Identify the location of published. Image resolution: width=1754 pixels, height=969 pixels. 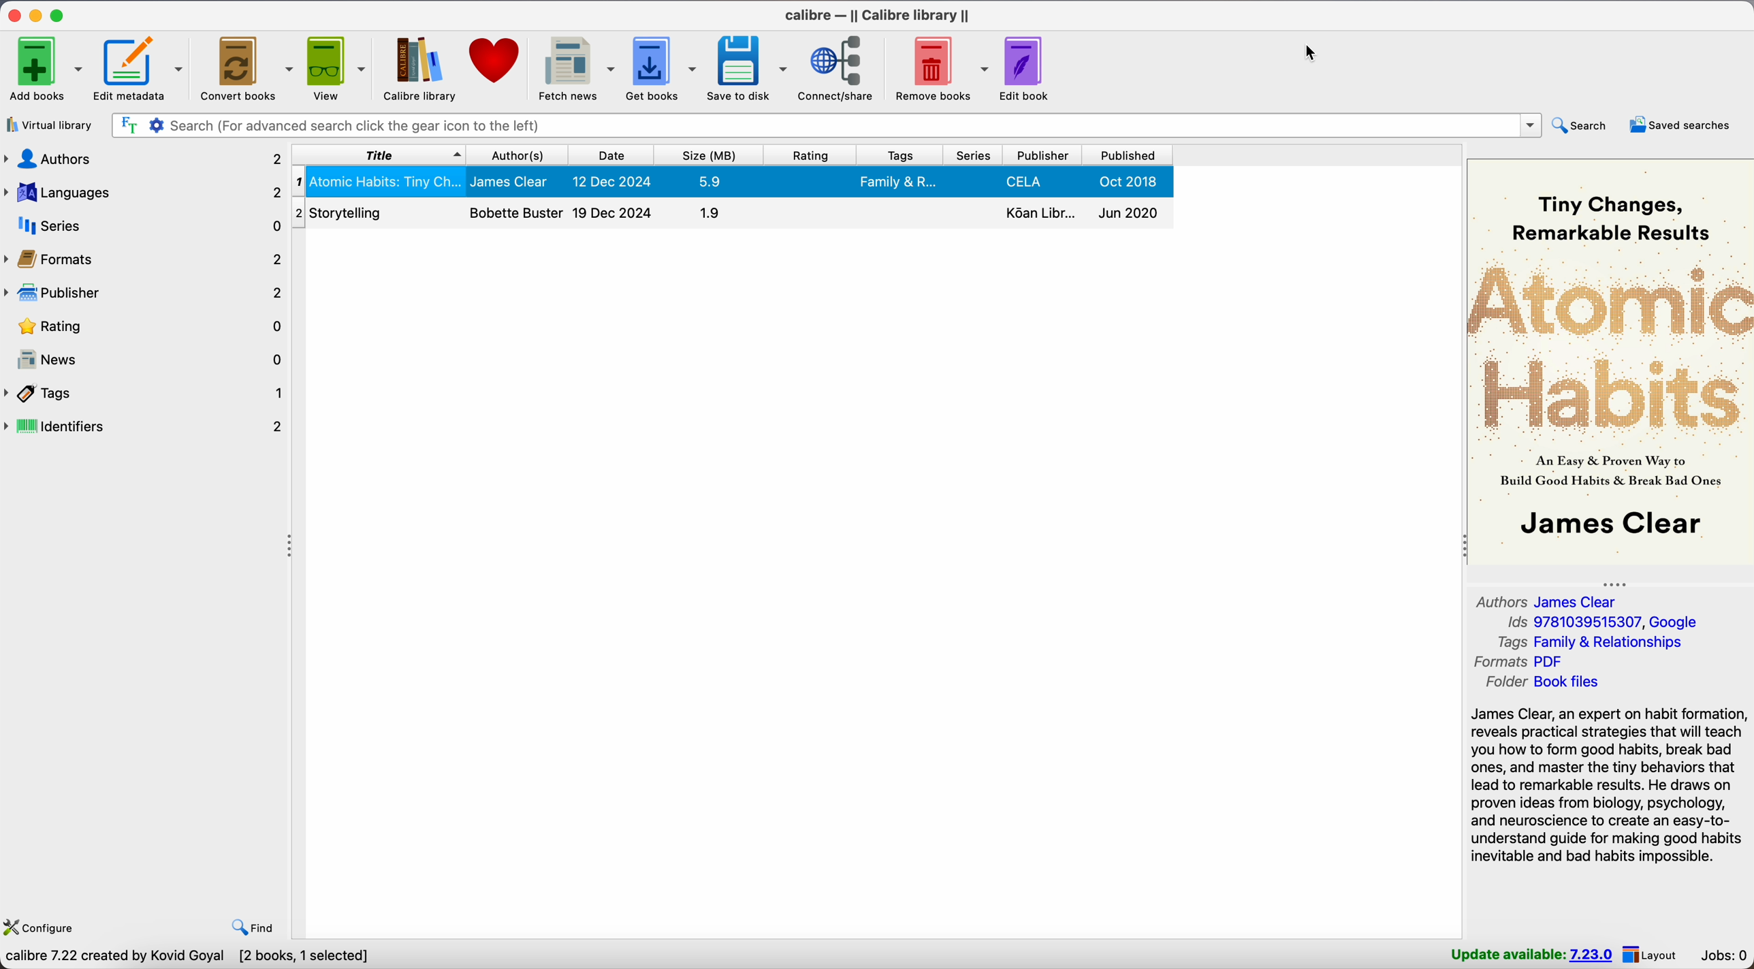
(1130, 155).